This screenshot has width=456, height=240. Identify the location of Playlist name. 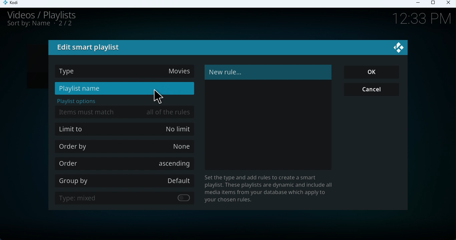
(124, 89).